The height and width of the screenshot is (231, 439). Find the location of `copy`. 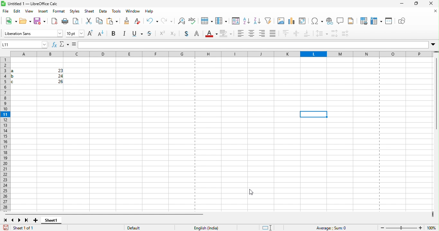

copy is located at coordinates (89, 21).